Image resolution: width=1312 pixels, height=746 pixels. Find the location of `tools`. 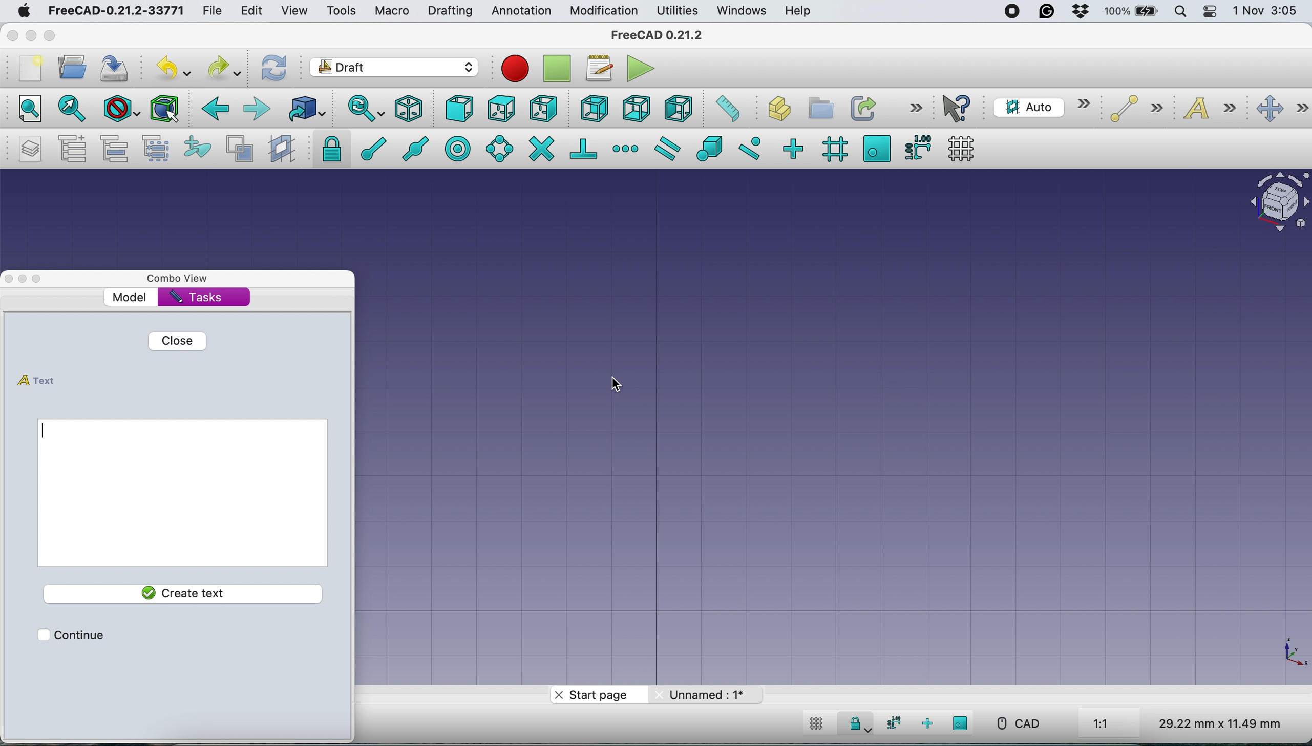

tools is located at coordinates (341, 11).